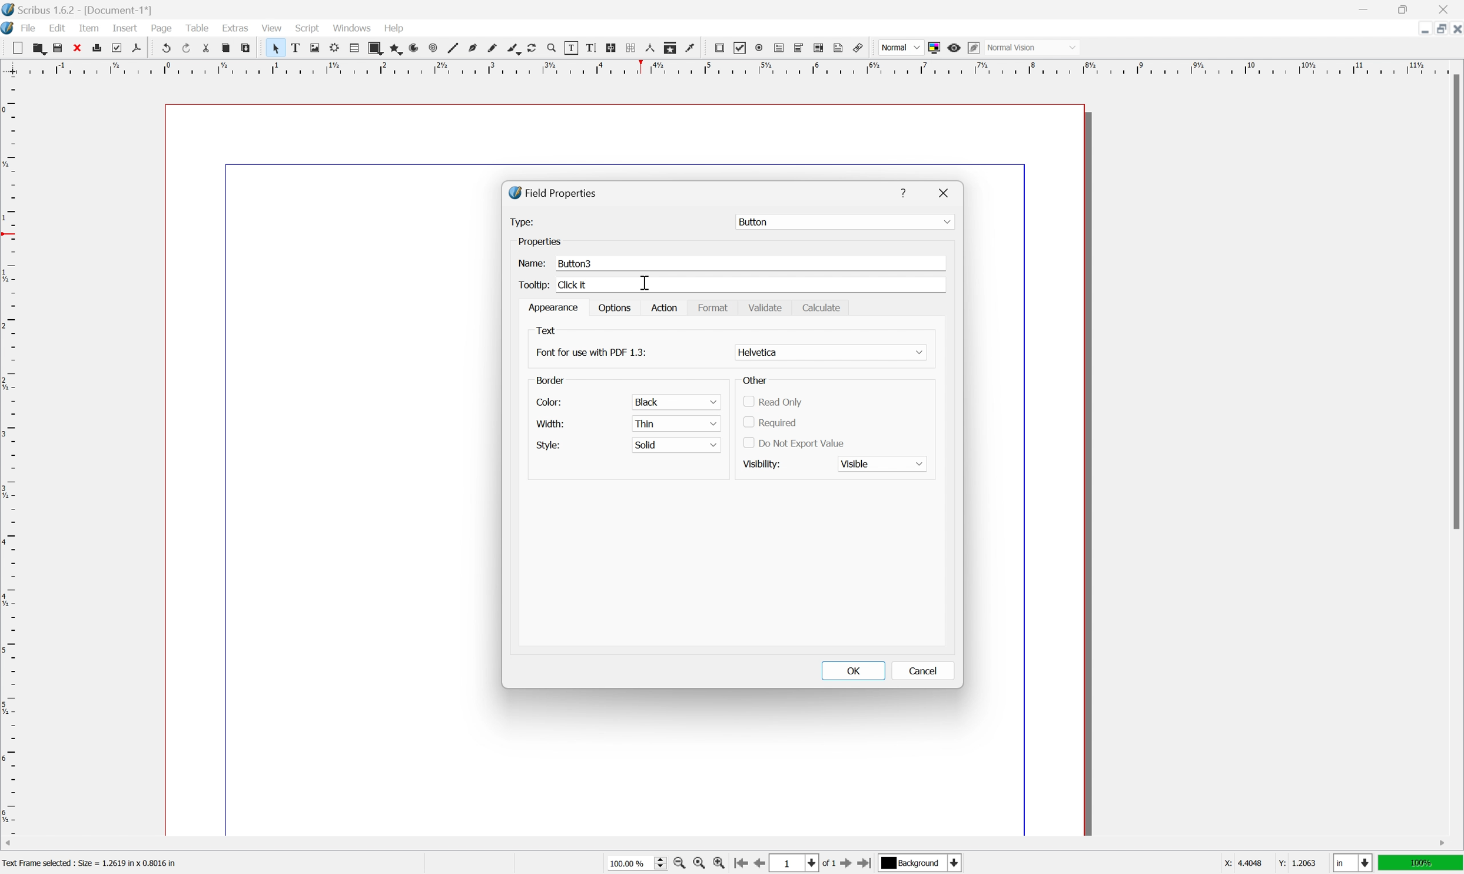 The height and width of the screenshot is (874, 1464). Describe the element at coordinates (831, 351) in the screenshot. I see `Helvatika` at that location.